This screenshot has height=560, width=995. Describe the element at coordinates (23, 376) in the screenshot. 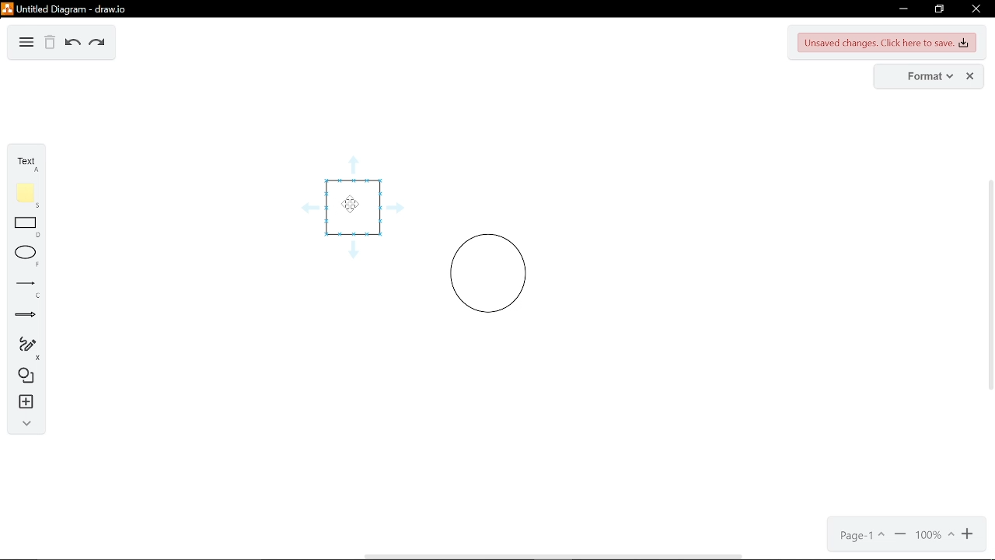

I see `shapes` at that location.